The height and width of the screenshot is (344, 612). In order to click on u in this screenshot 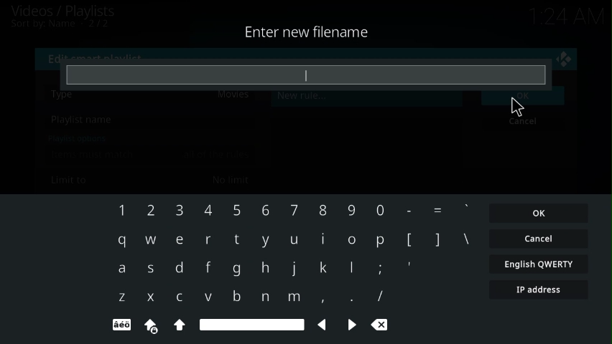, I will do `click(295, 239)`.